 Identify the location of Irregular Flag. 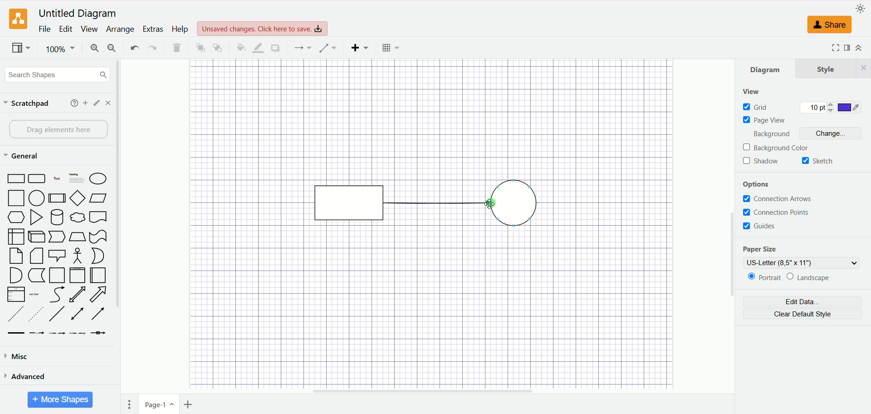
(98, 237).